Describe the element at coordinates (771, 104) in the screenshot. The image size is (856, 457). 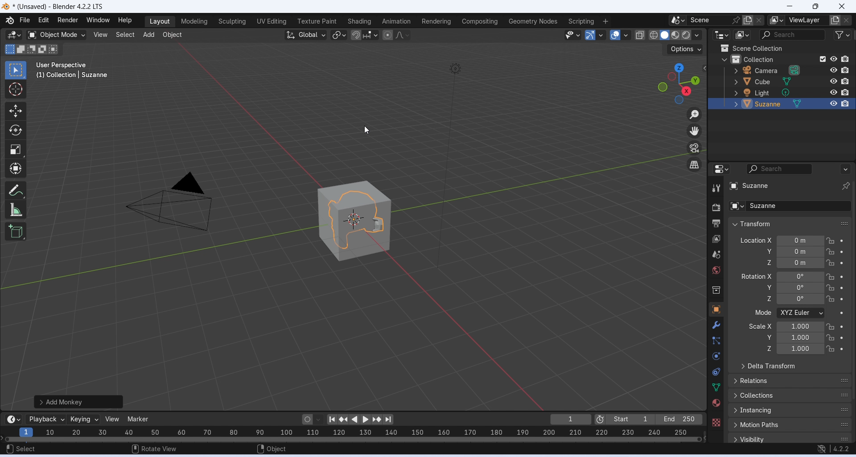
I see `Suzanne layer` at that location.